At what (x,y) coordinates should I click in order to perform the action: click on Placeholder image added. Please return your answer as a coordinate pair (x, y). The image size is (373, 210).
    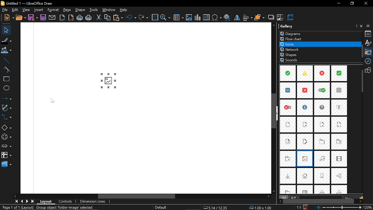
    Looking at the image, I should click on (109, 79).